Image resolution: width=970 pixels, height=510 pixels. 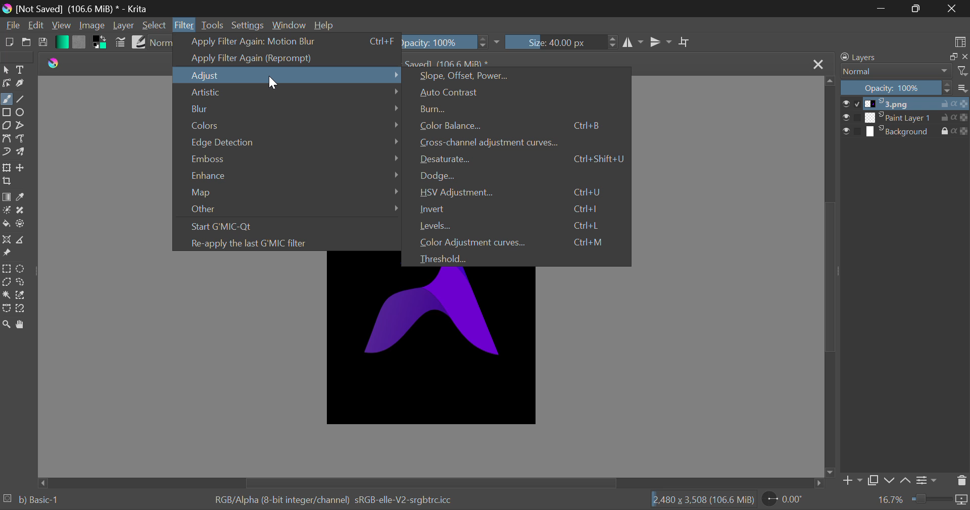 What do you see at coordinates (28, 43) in the screenshot?
I see `Open` at bounding box center [28, 43].